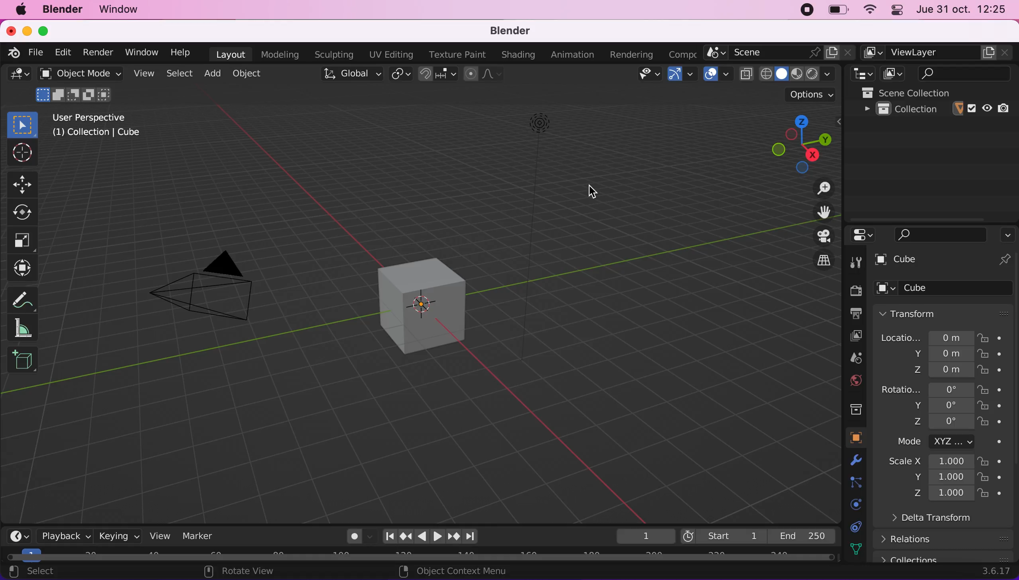  What do you see at coordinates (27, 31) in the screenshot?
I see `minimize` at bounding box center [27, 31].